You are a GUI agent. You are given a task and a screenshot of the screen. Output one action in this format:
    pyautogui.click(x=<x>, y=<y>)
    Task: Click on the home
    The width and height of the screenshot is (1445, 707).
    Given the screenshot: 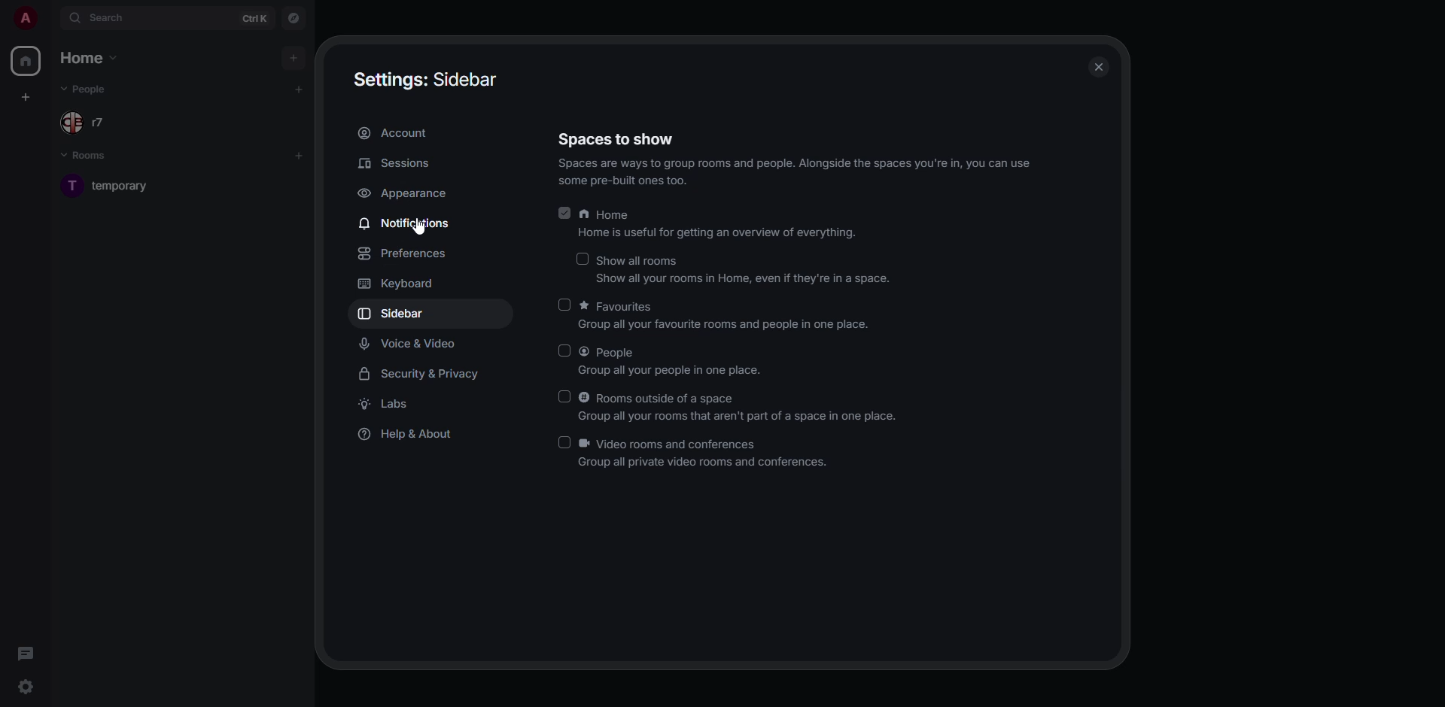 What is the action you would take?
    pyautogui.click(x=92, y=59)
    